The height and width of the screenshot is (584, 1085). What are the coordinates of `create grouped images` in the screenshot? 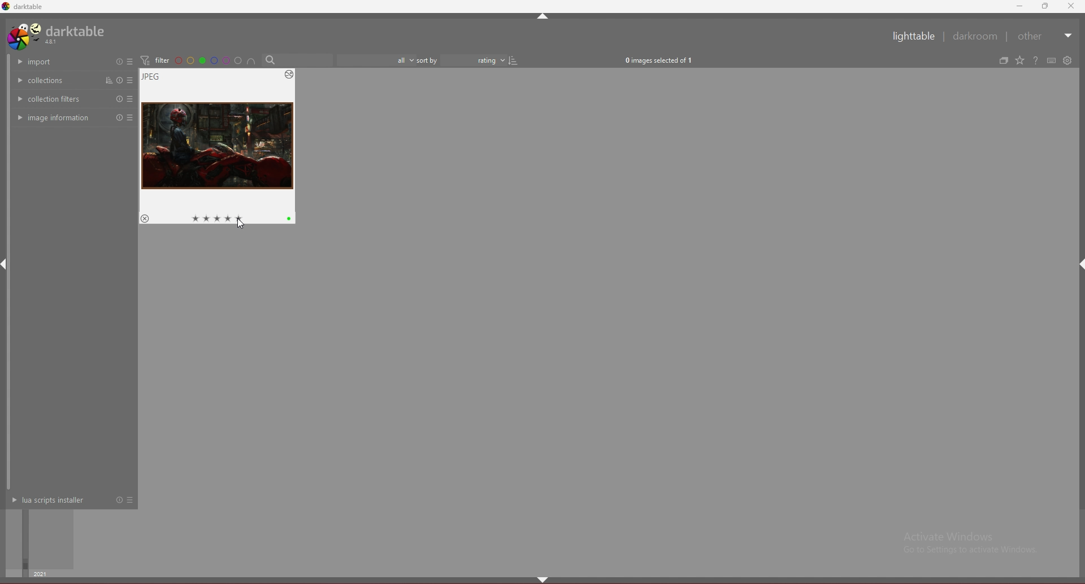 It's located at (1001, 60).